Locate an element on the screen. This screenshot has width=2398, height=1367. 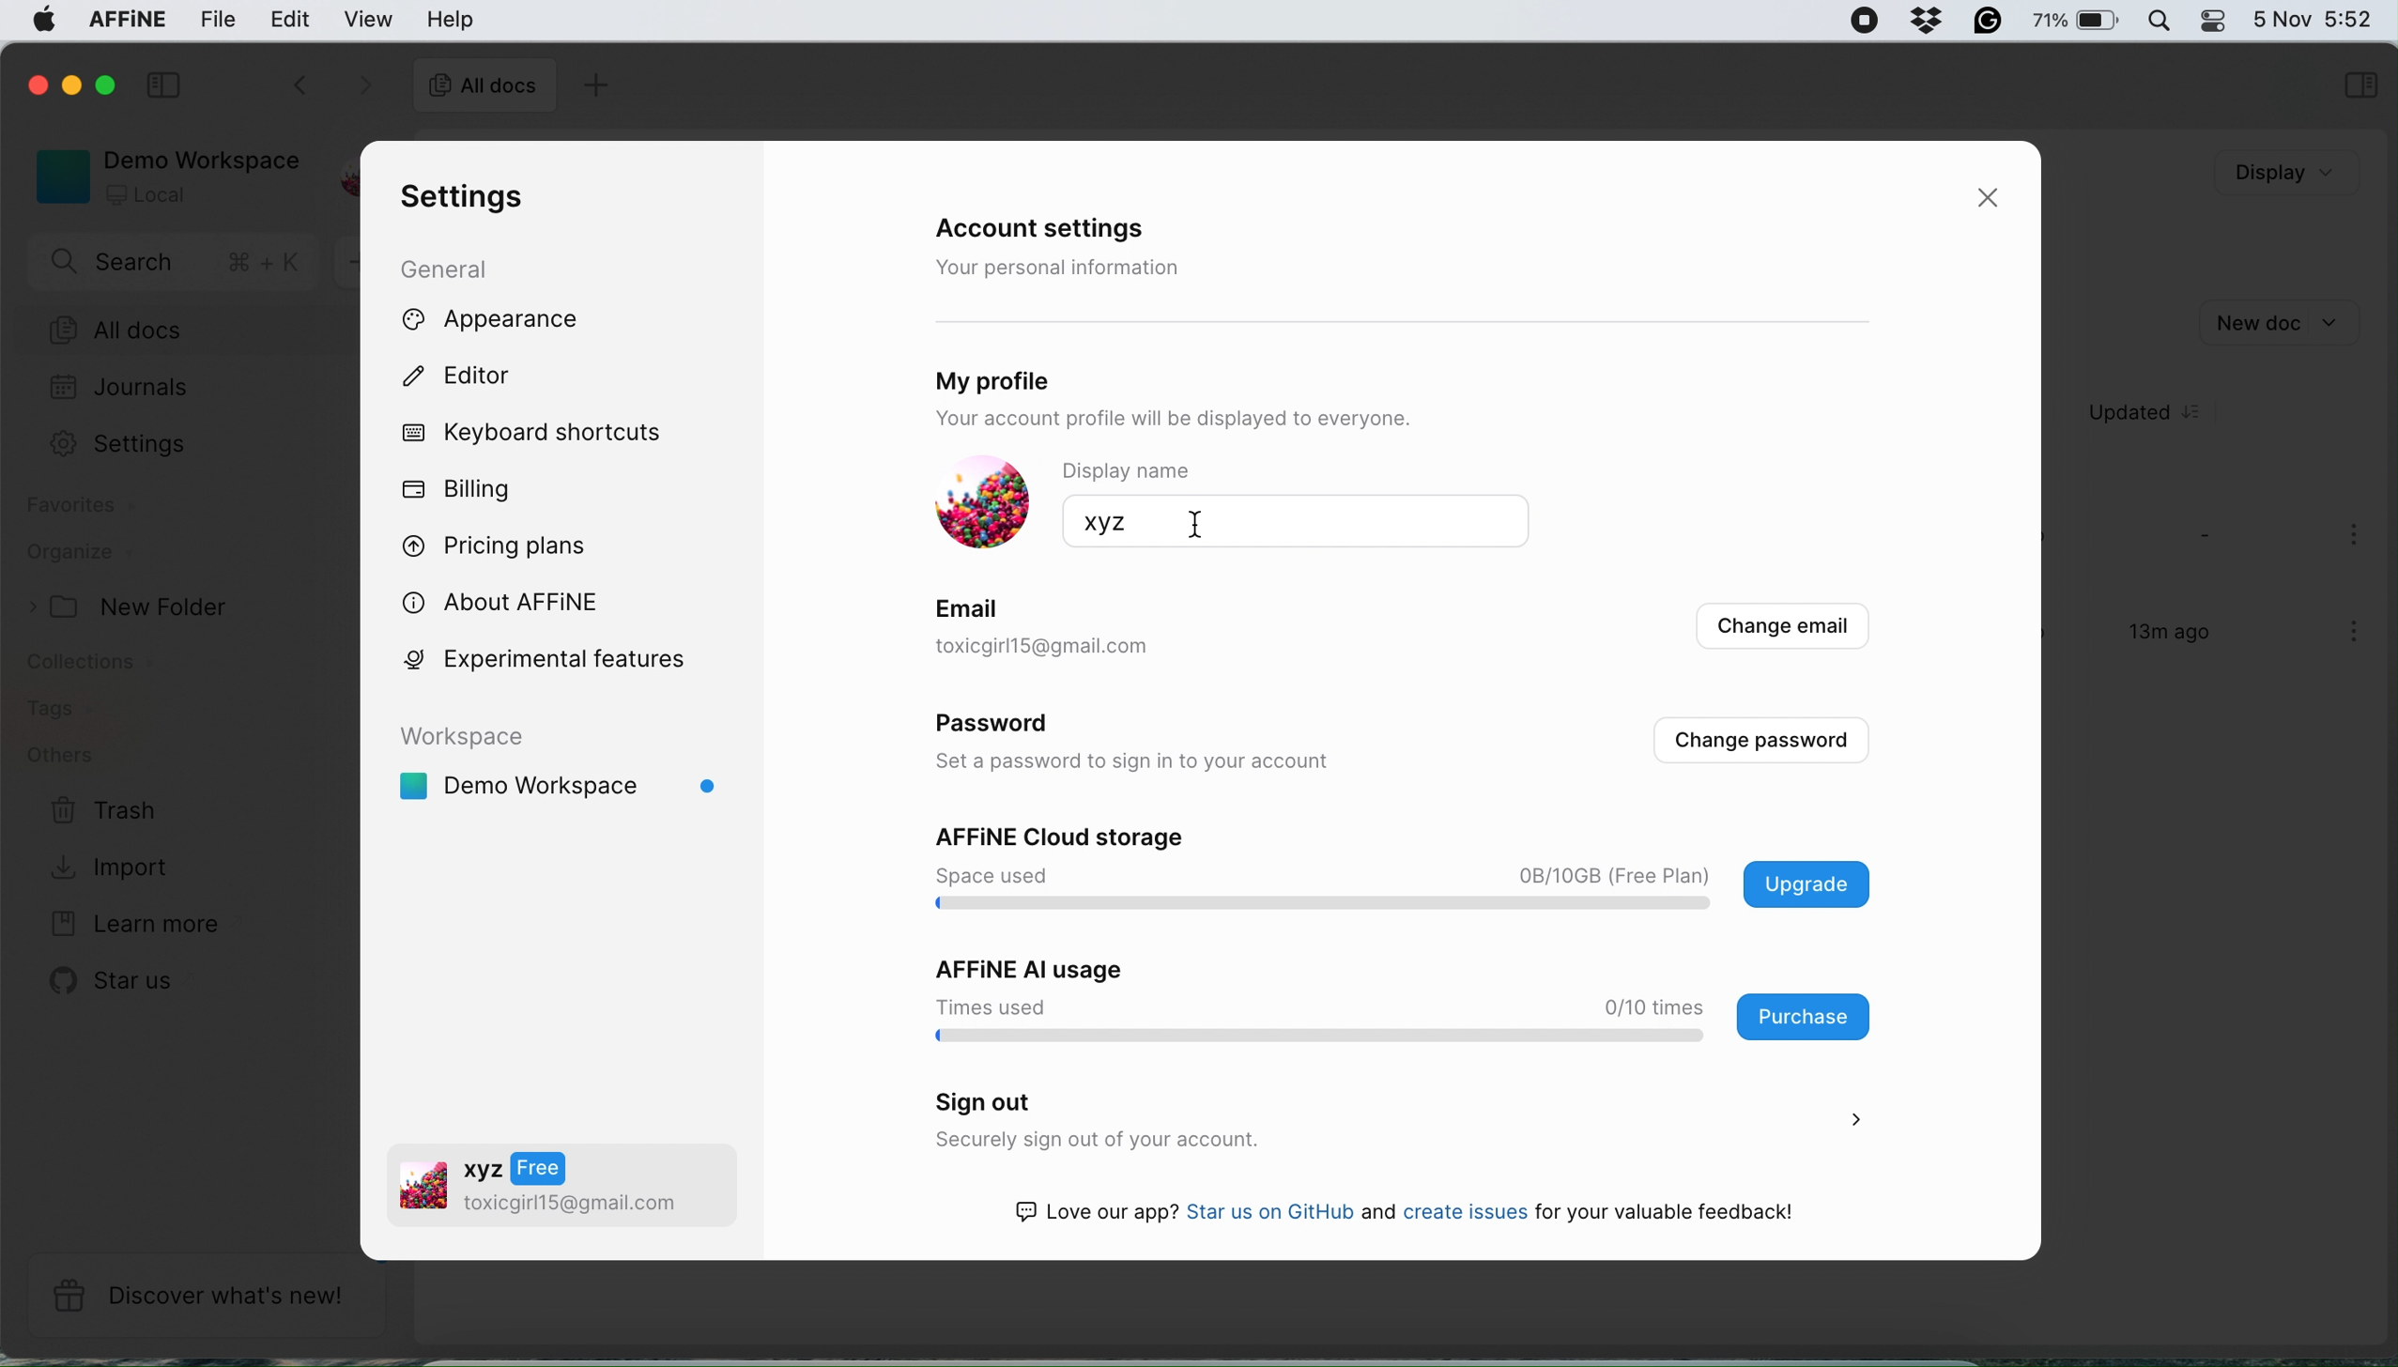
13m ago is located at coordinates (2156, 640).